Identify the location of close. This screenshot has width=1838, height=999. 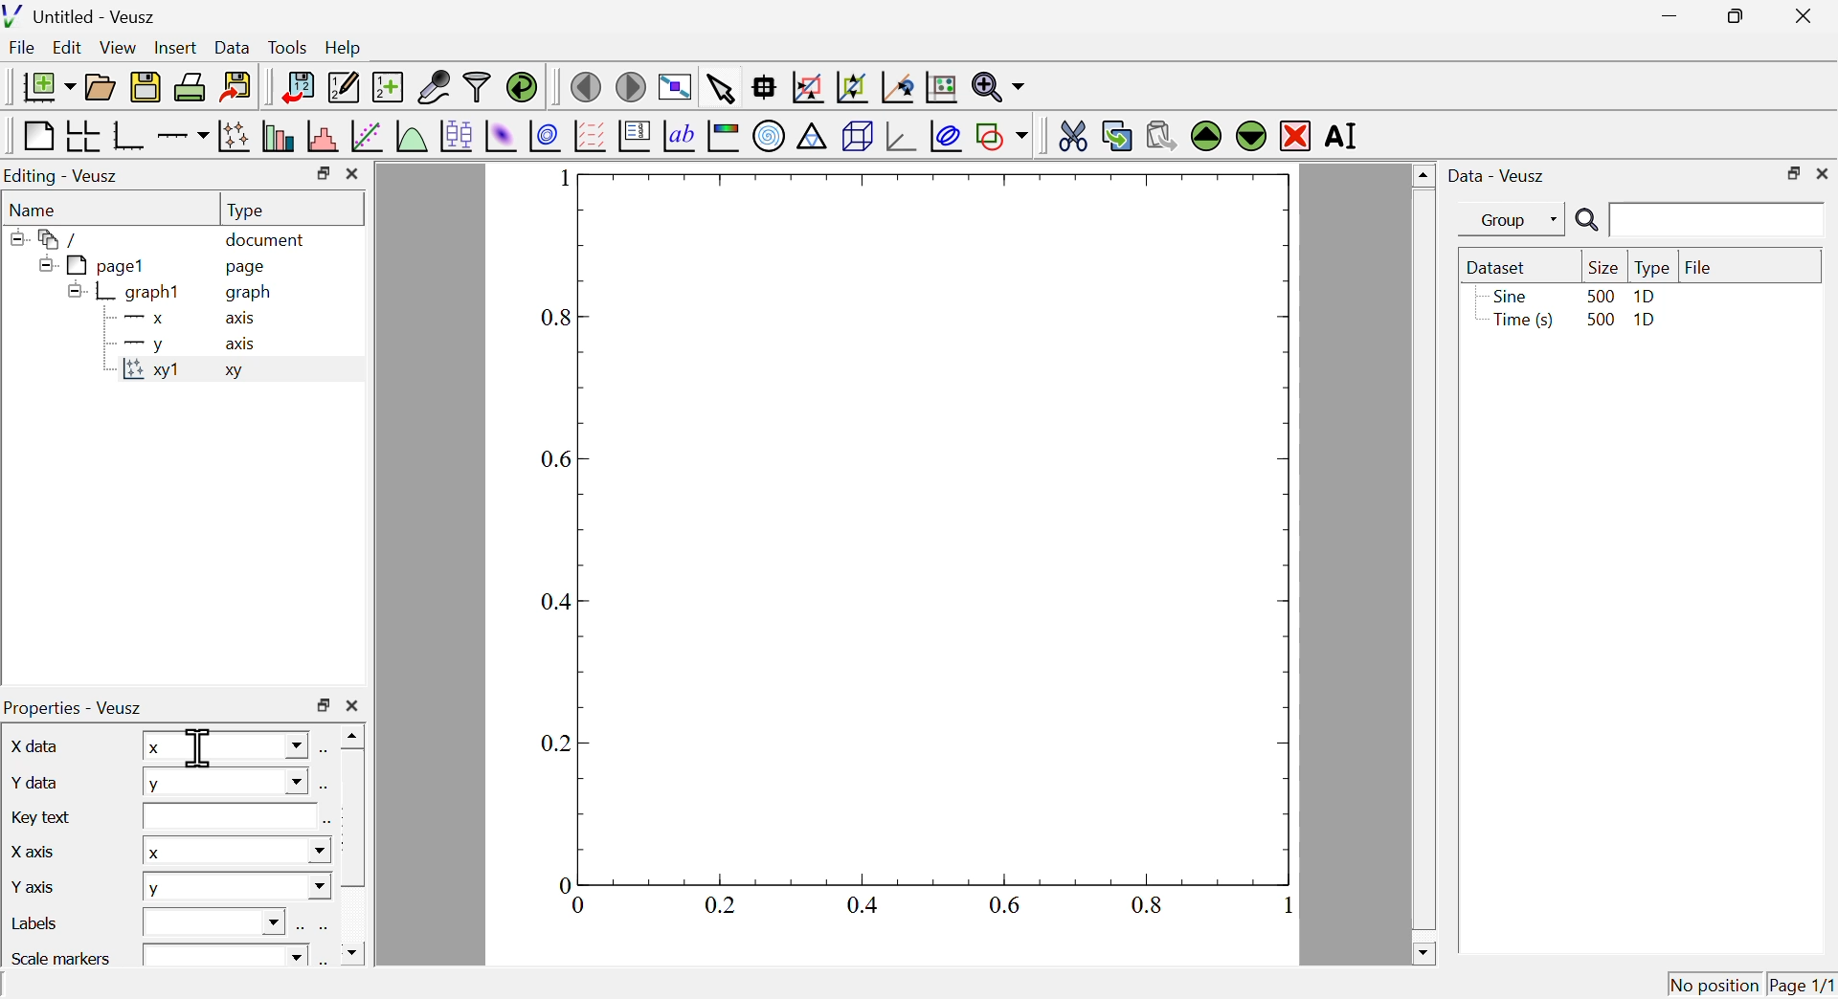
(351, 706).